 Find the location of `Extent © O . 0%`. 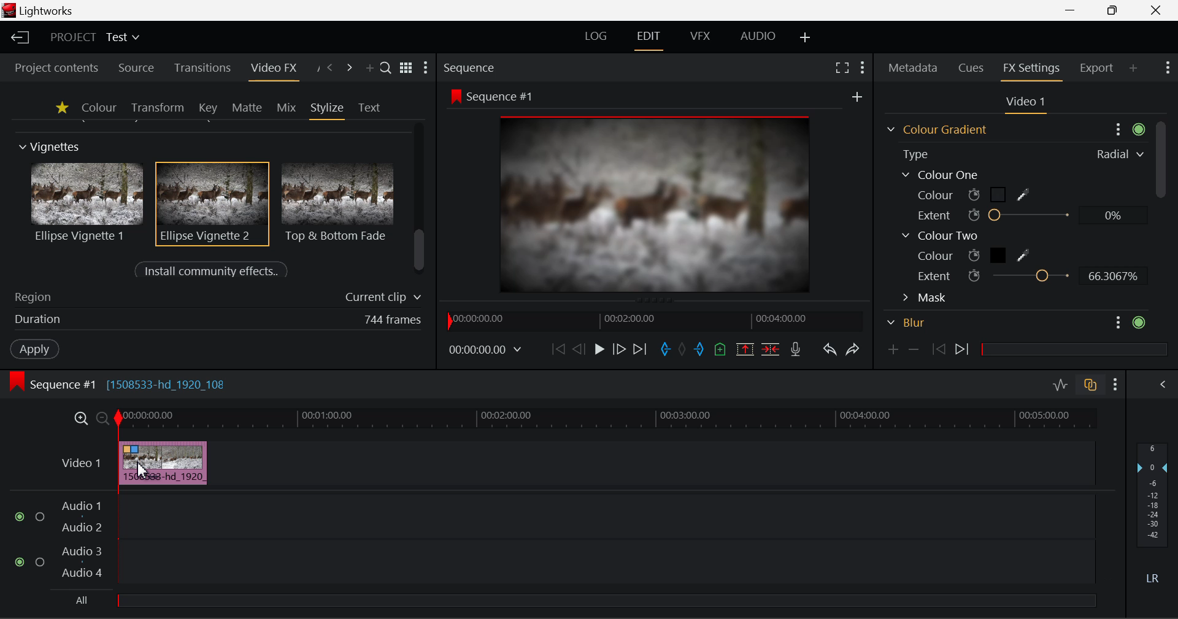

Extent © O . 0% is located at coordinates (1021, 215).